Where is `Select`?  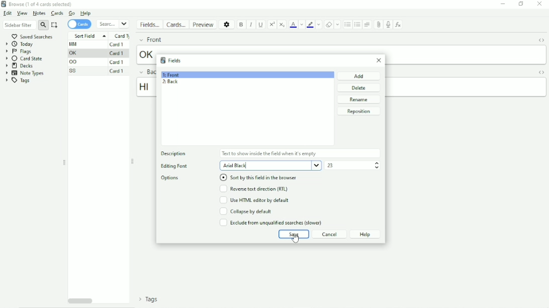 Select is located at coordinates (55, 25).